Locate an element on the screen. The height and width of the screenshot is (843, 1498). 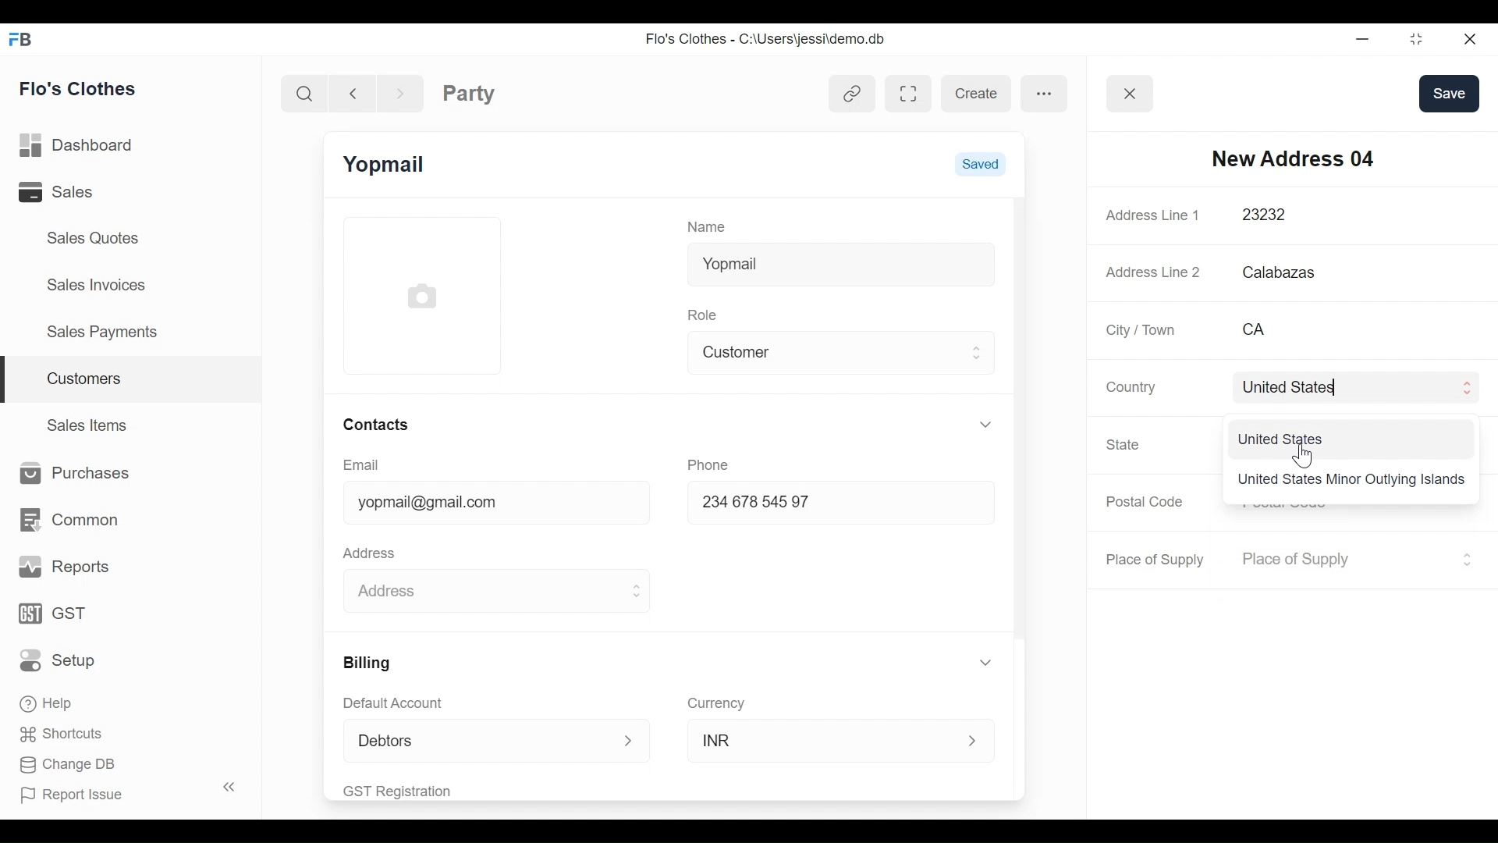
Country is located at coordinates (1128, 386).